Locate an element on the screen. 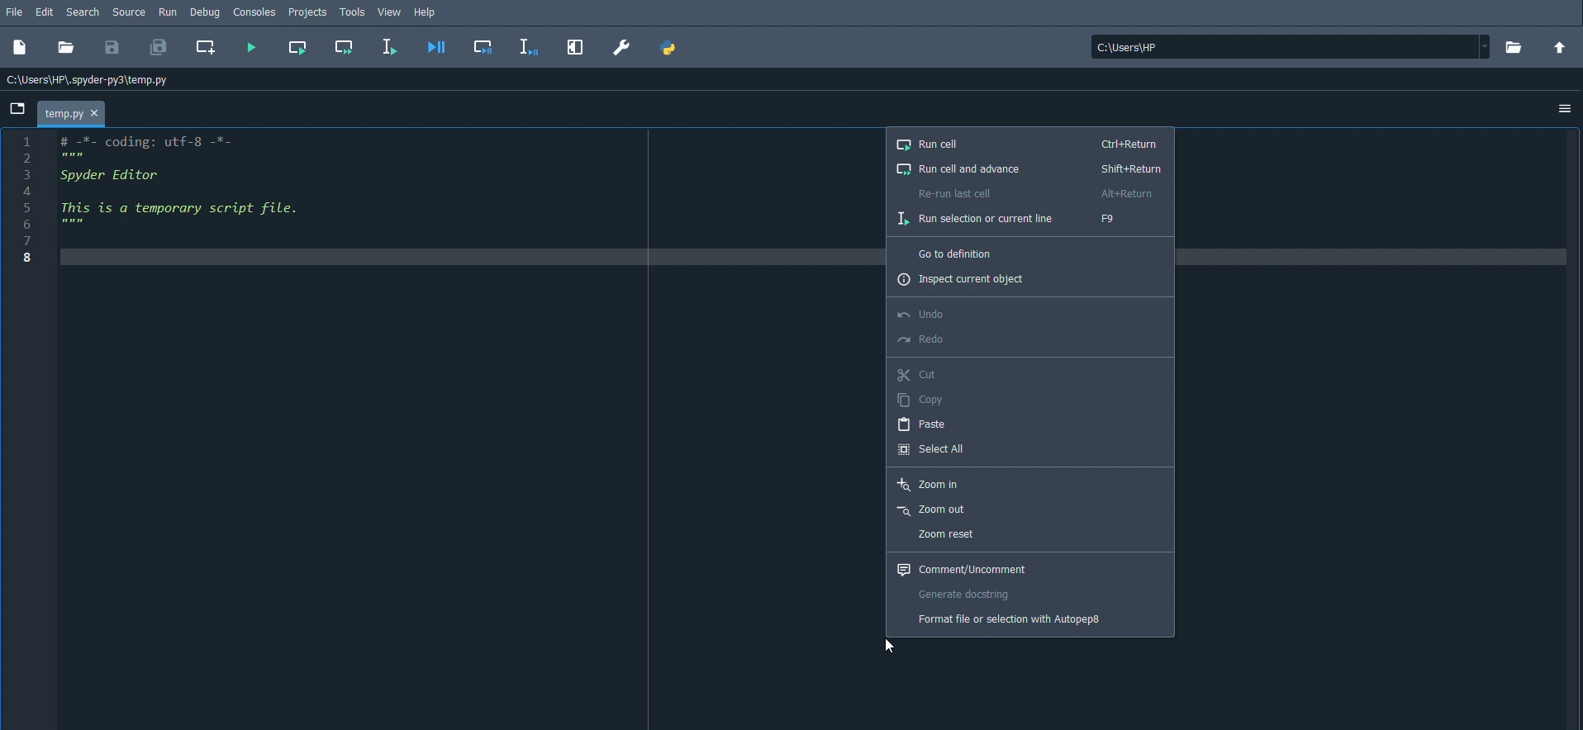  Tools is located at coordinates (356, 13).